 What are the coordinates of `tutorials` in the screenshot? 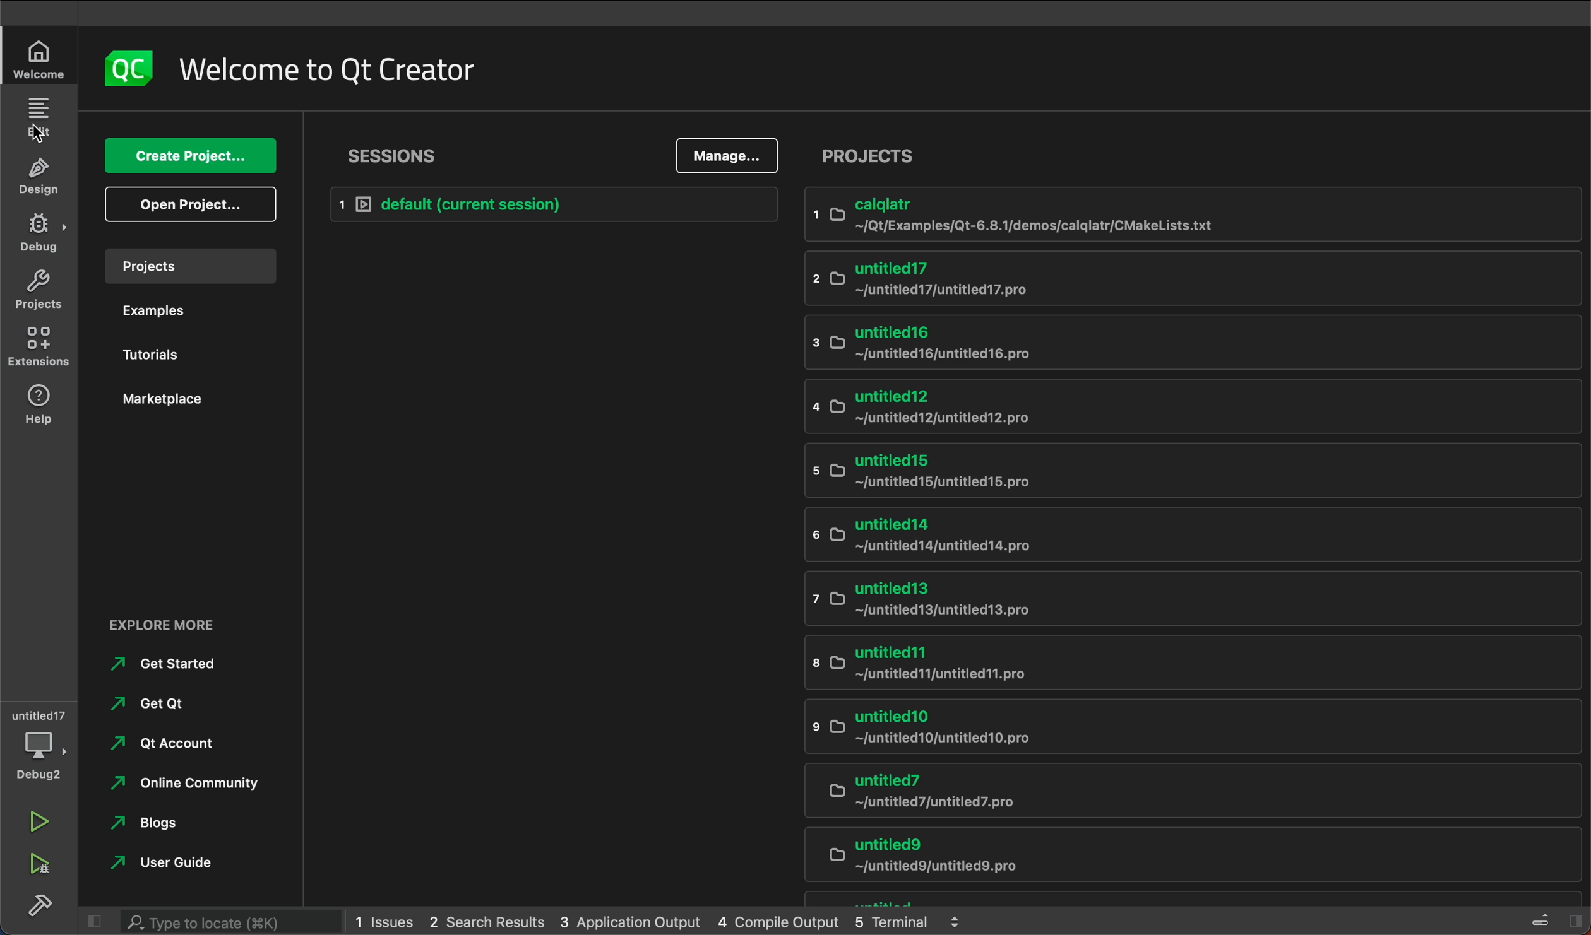 It's located at (188, 353).